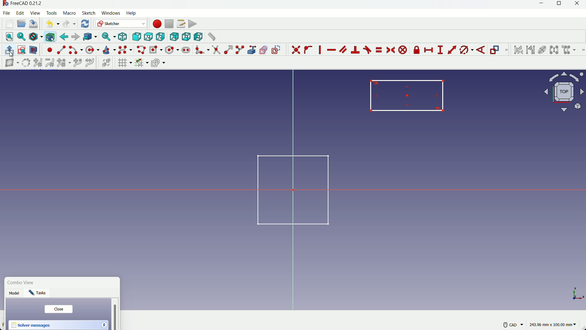  What do you see at coordinates (141, 50) in the screenshot?
I see `create polyline` at bounding box center [141, 50].